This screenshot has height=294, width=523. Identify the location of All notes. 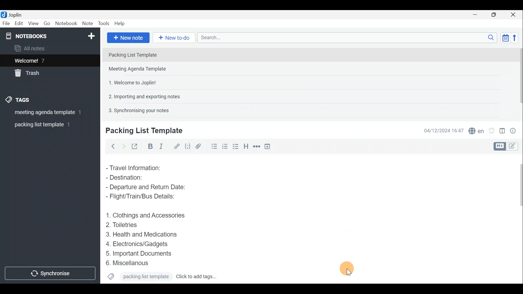
(32, 48).